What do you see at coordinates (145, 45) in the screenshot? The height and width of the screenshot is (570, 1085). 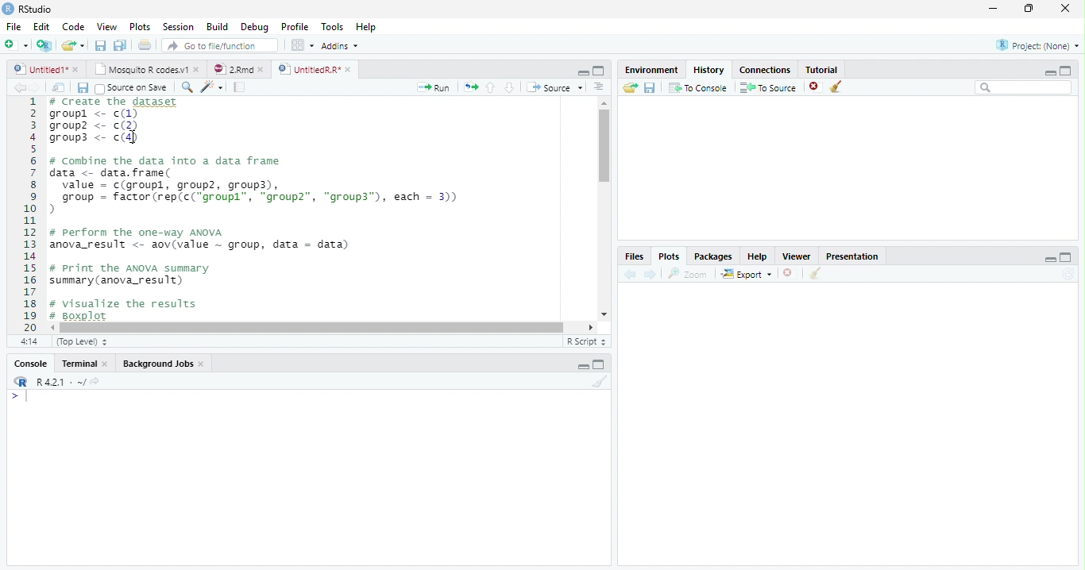 I see `Print  the current file` at bounding box center [145, 45].